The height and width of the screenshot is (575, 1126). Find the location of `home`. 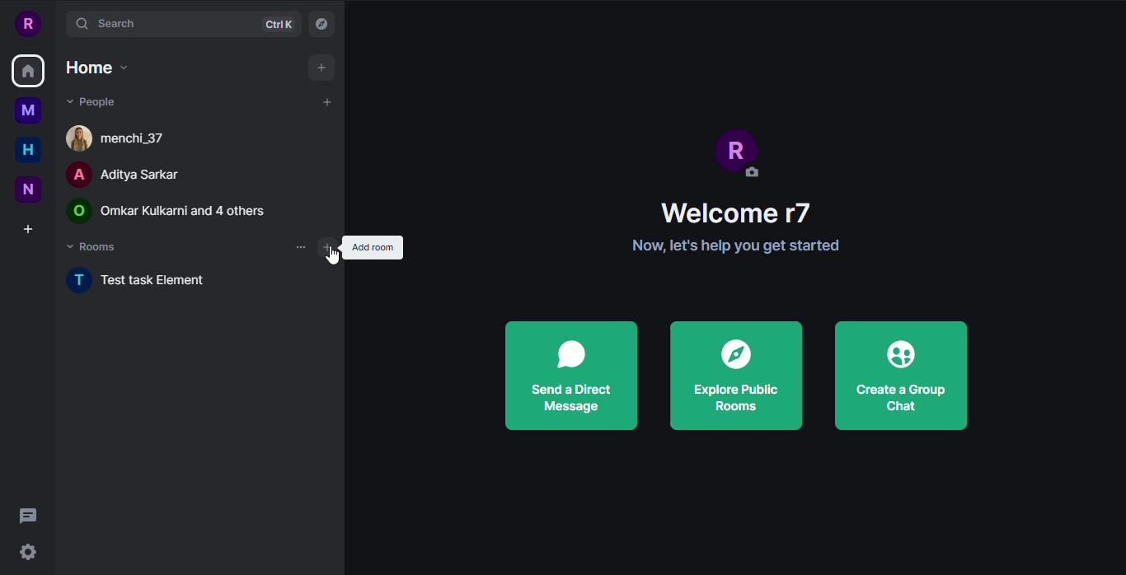

home is located at coordinates (28, 149).